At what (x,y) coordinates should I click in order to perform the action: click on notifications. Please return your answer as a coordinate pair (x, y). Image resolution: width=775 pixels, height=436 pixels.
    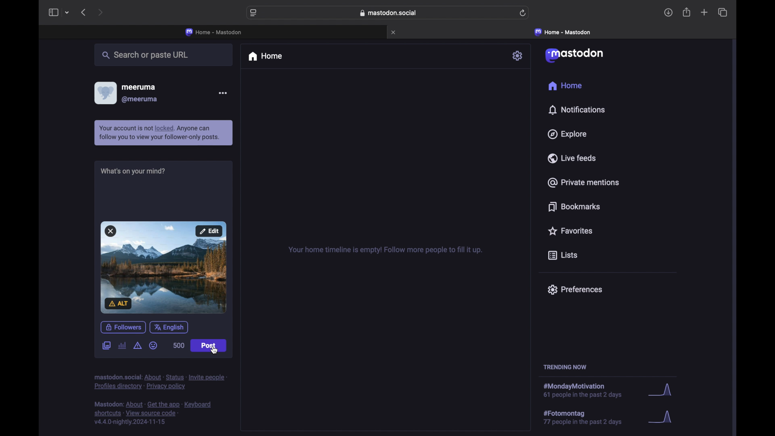
    Looking at the image, I should click on (576, 110).